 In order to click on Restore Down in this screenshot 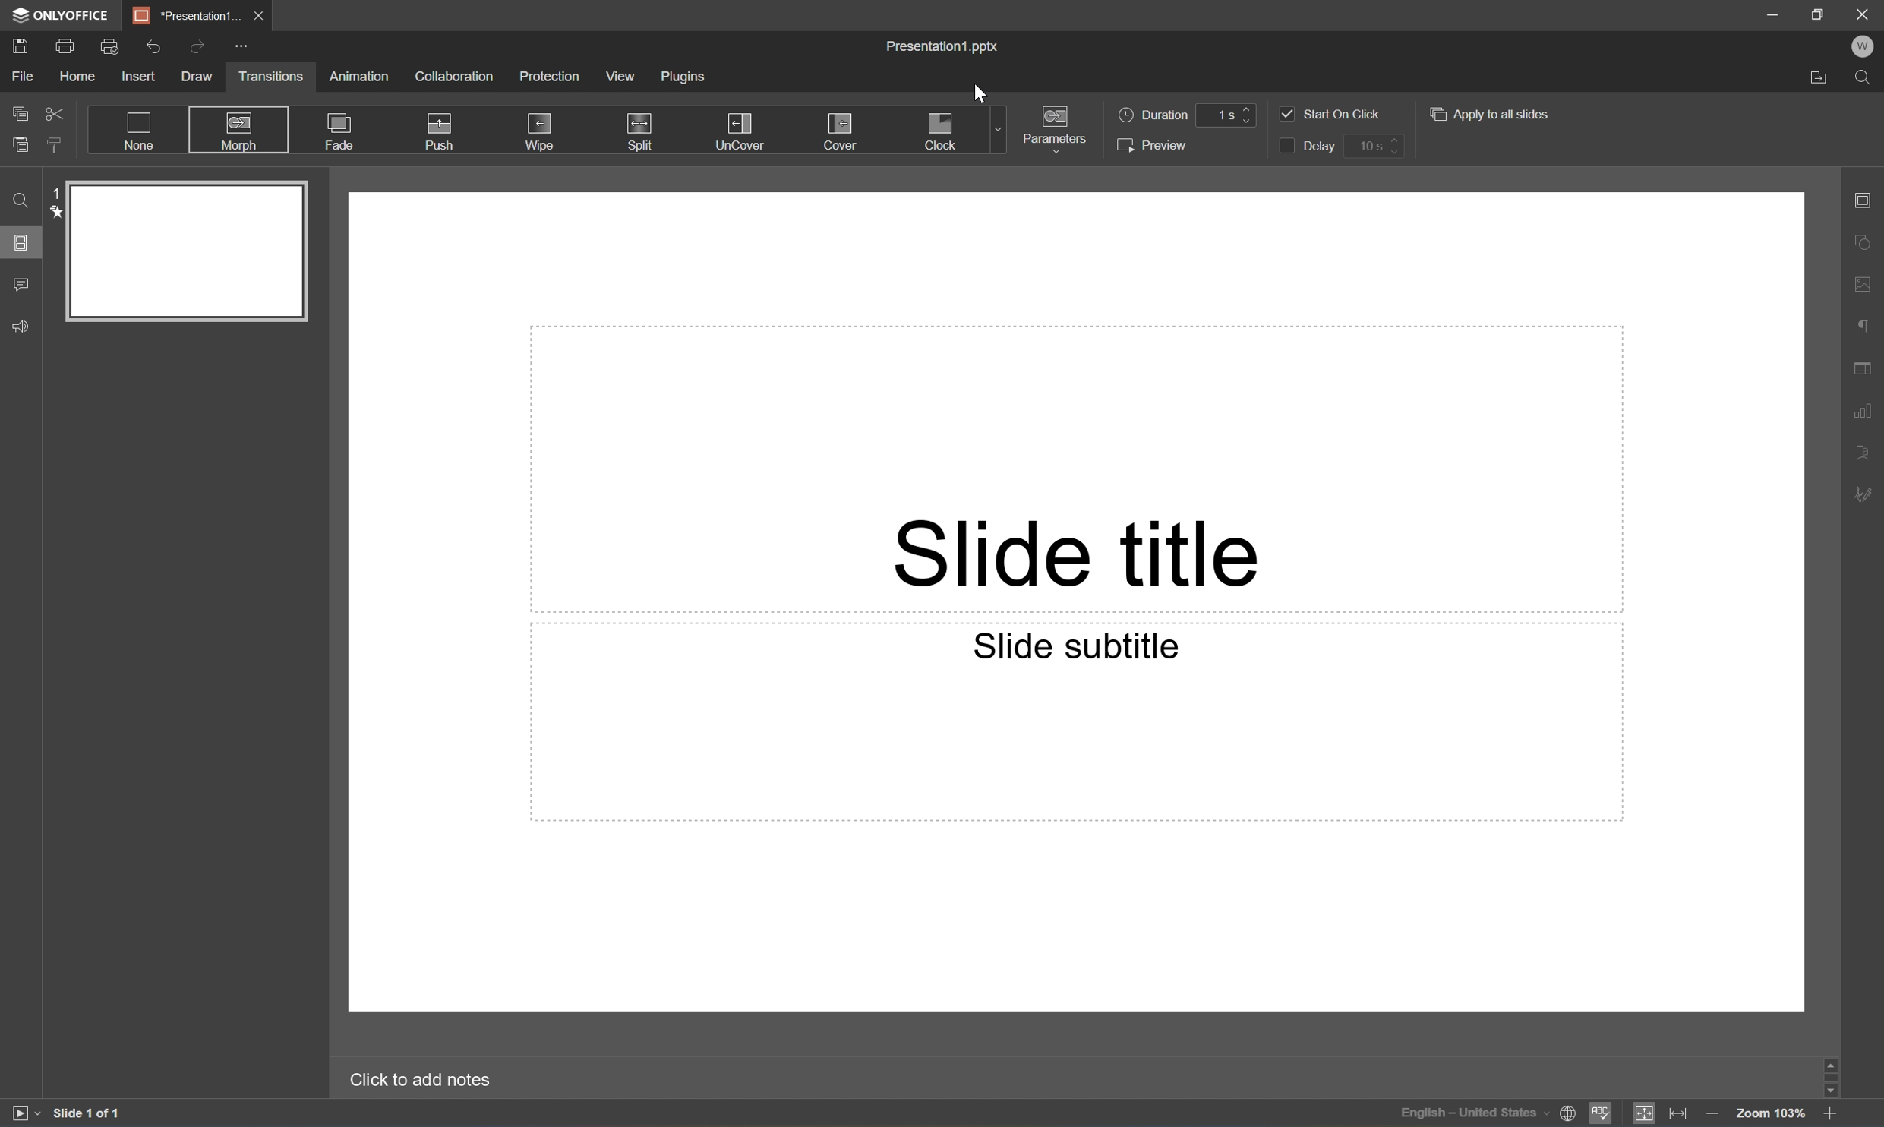, I will do `click(1822, 17)`.